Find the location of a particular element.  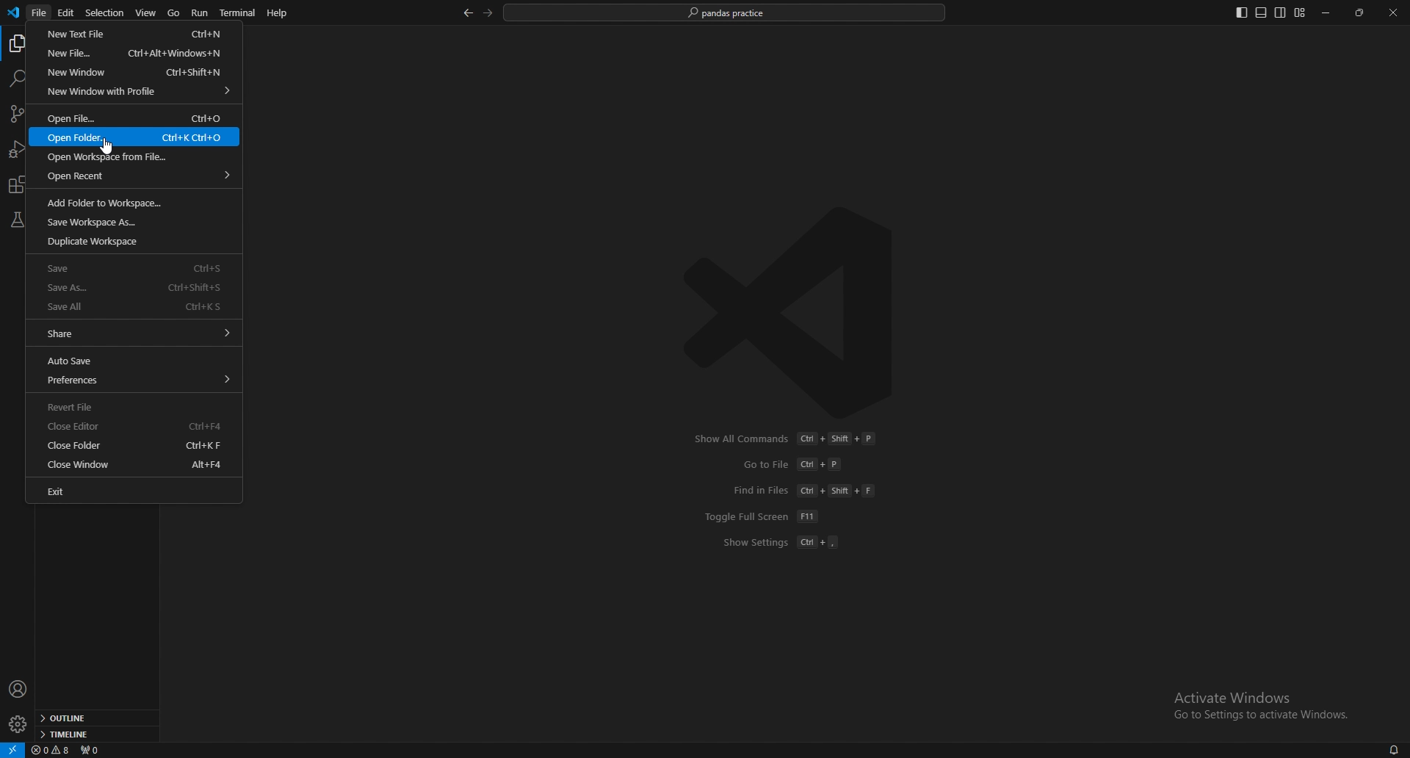

alarms is located at coordinates (1395, 749).